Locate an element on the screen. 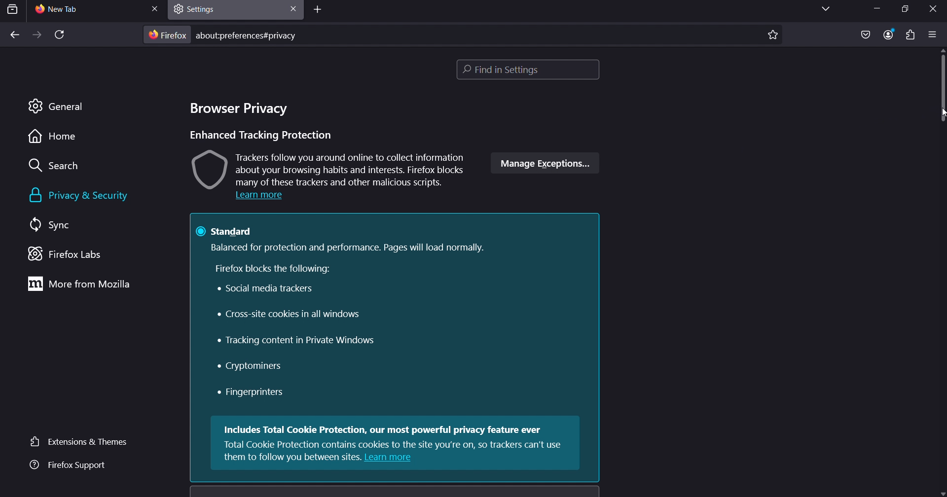 This screenshot has height=497, width=947. settings is located at coordinates (202, 8).